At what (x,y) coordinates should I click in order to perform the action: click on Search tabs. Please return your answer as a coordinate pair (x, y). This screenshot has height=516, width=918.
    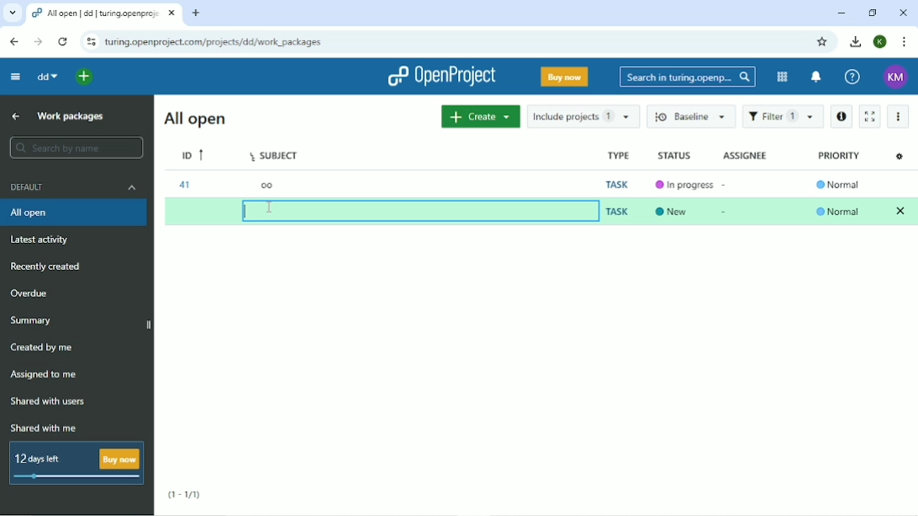
    Looking at the image, I should click on (12, 13).